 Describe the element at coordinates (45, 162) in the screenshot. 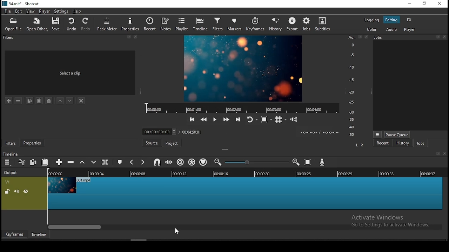

I see `paste` at that location.